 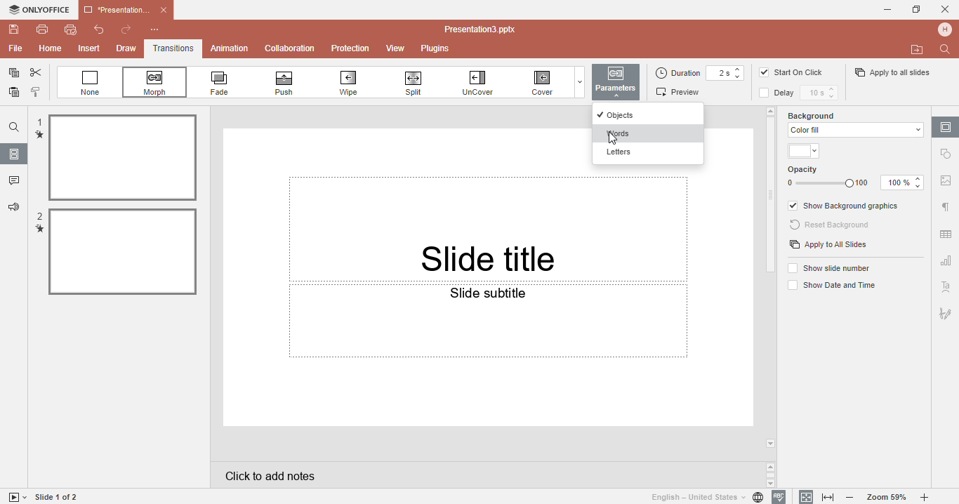 What do you see at coordinates (42, 29) in the screenshot?
I see `Print file` at bounding box center [42, 29].